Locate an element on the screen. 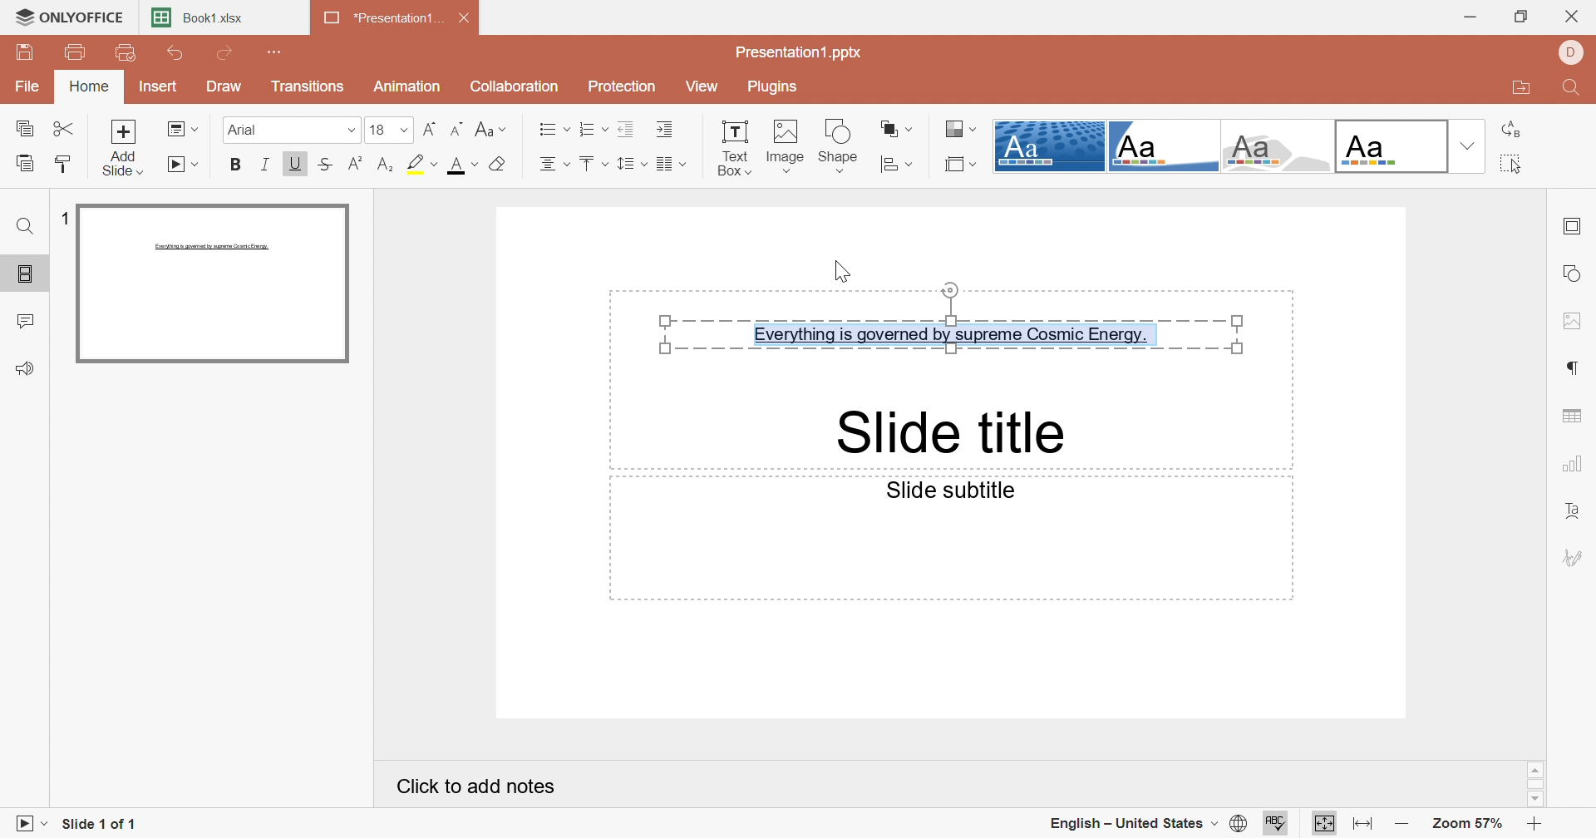 The width and height of the screenshot is (1596, 838). Line spacing is located at coordinates (633, 162).